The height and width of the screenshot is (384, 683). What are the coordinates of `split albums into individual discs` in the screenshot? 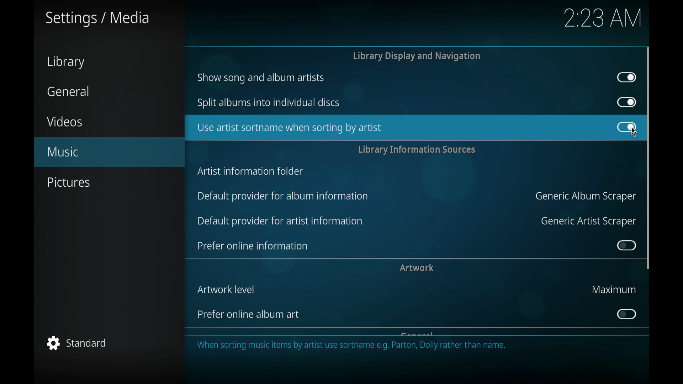 It's located at (269, 102).